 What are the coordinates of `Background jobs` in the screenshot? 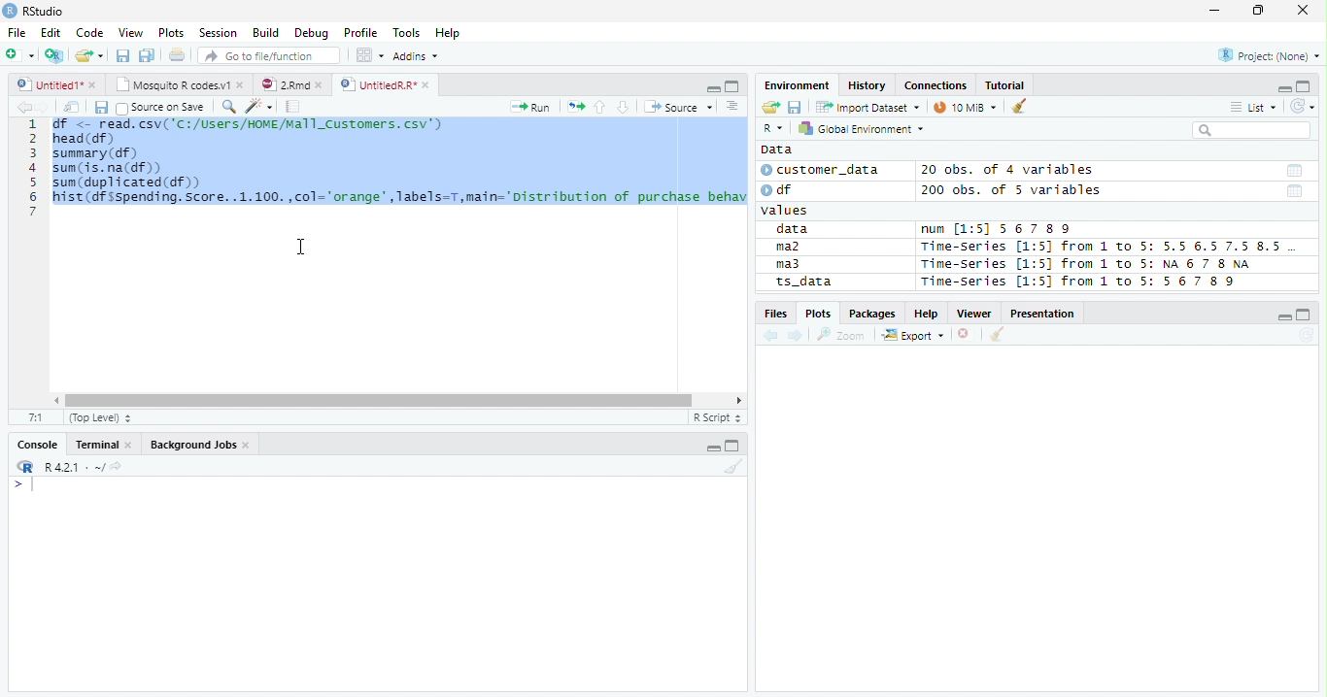 It's located at (200, 447).